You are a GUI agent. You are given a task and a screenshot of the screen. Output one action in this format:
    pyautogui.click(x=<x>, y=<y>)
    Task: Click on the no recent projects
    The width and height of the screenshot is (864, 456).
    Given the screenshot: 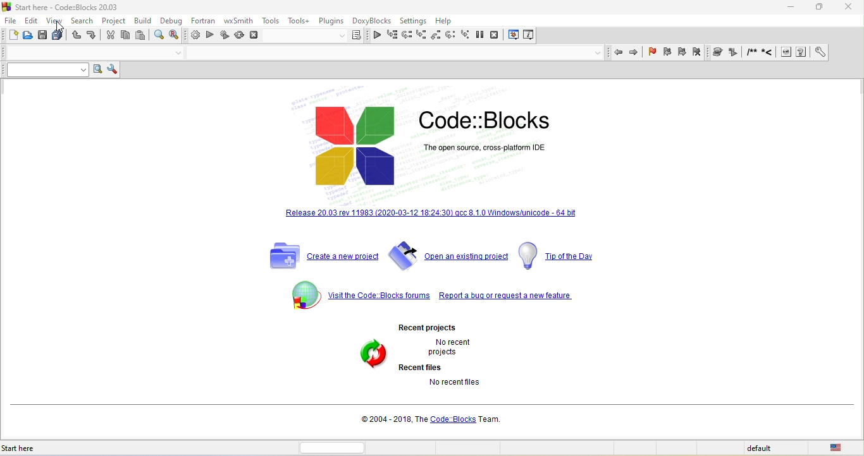 What is the action you would take?
    pyautogui.click(x=447, y=348)
    